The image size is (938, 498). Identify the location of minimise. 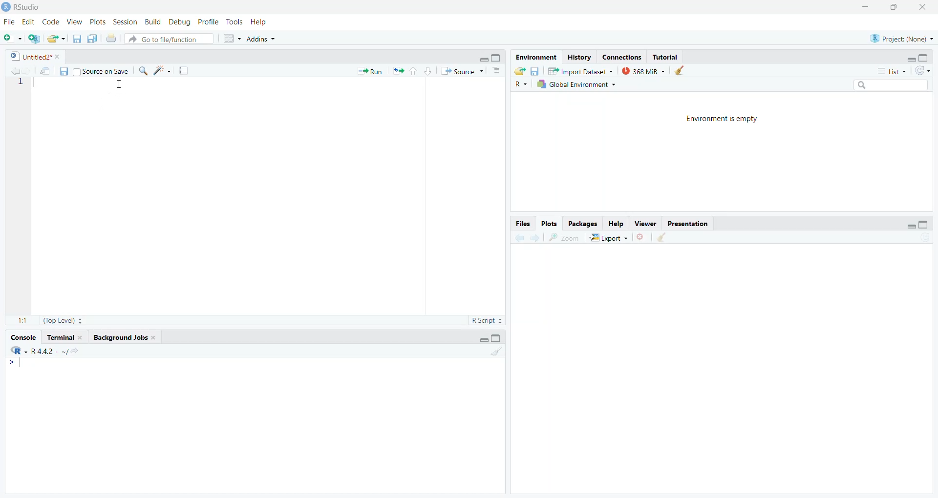
(909, 57).